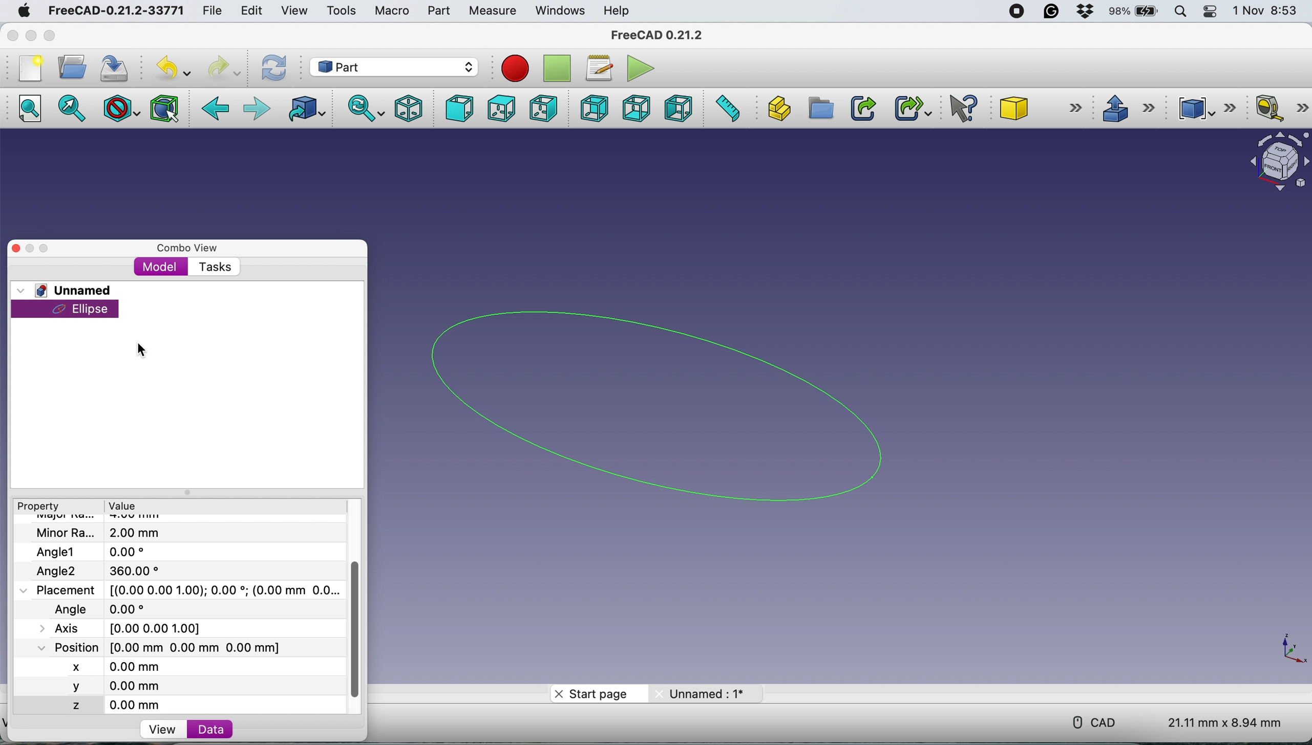 The image size is (1312, 745). I want to click on sync view, so click(366, 108).